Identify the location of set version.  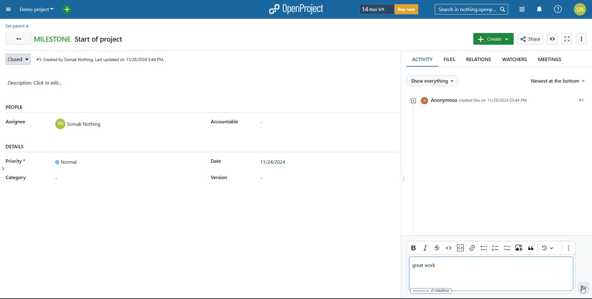
(274, 177).